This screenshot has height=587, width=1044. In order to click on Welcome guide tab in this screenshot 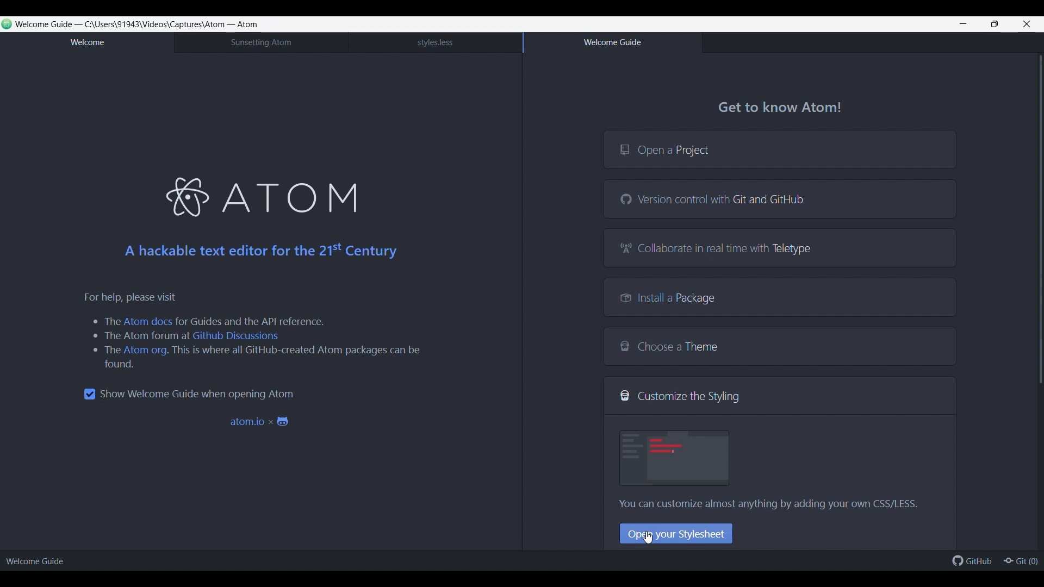, I will do `click(612, 42)`.